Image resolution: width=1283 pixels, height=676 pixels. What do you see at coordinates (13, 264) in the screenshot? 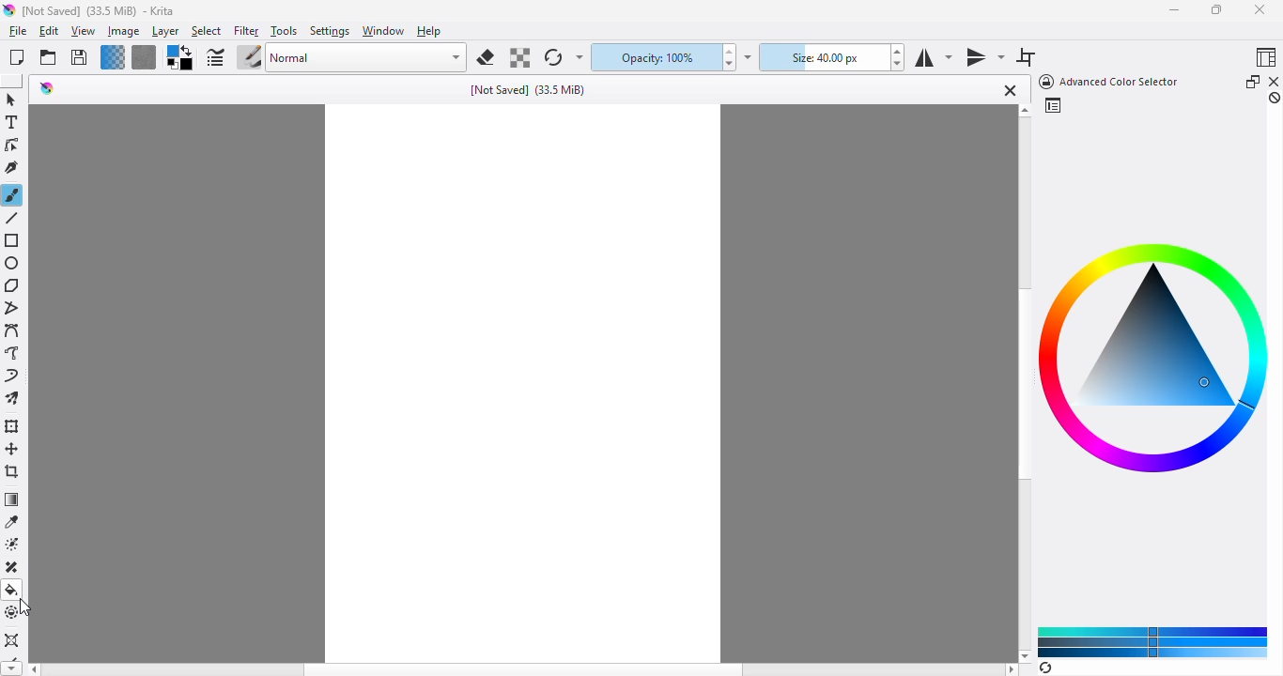
I see `ellipse tool` at bounding box center [13, 264].